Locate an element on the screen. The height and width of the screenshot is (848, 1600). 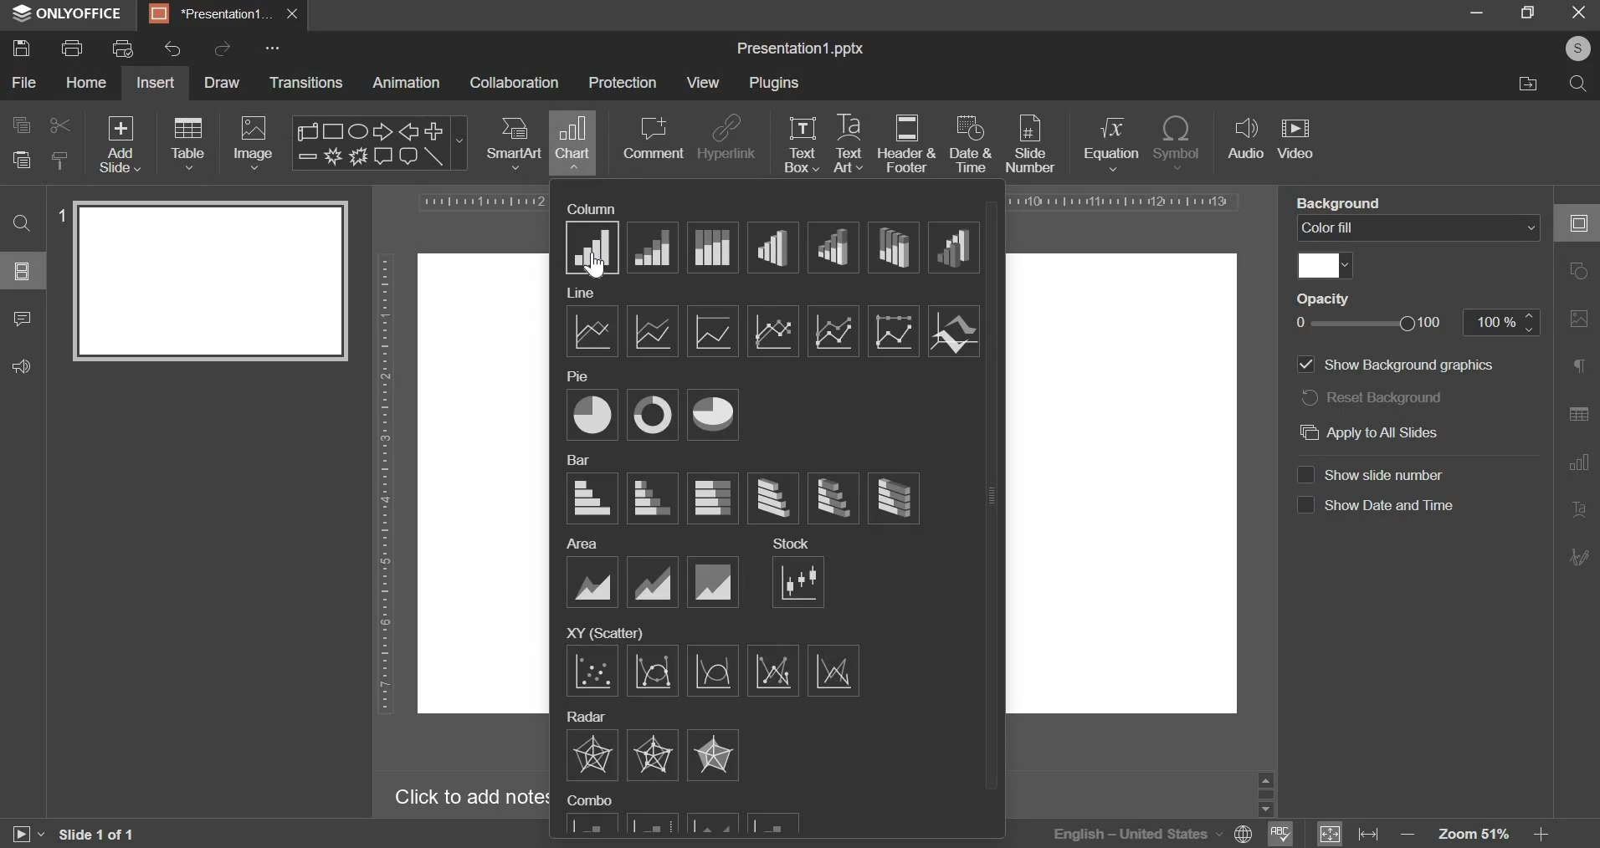
check box is located at coordinates (1305, 474).